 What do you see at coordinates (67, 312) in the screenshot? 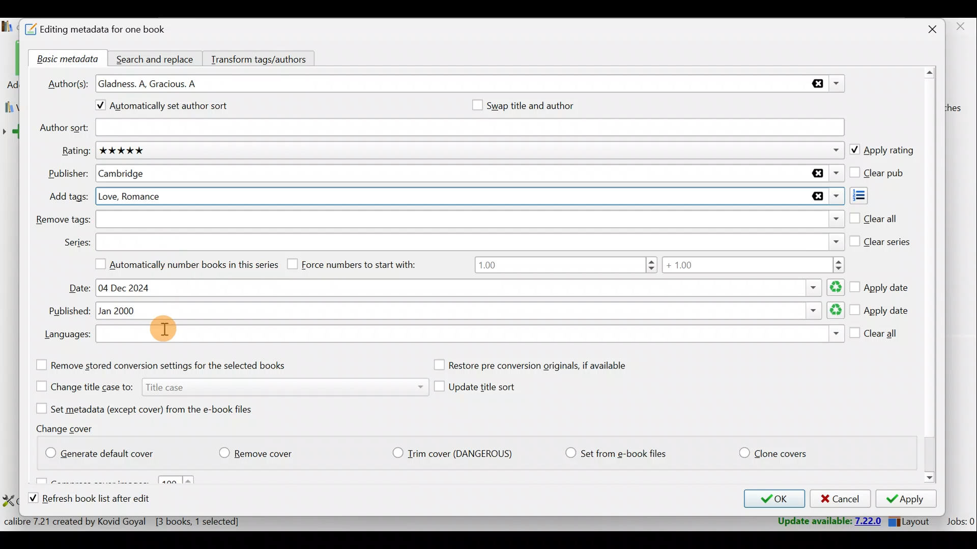
I see `Published:` at bounding box center [67, 312].